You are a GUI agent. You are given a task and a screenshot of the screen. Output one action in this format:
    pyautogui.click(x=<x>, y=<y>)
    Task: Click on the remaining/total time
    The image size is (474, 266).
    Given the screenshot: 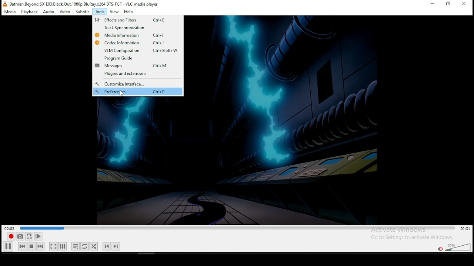 What is the action you would take?
    pyautogui.click(x=465, y=229)
    